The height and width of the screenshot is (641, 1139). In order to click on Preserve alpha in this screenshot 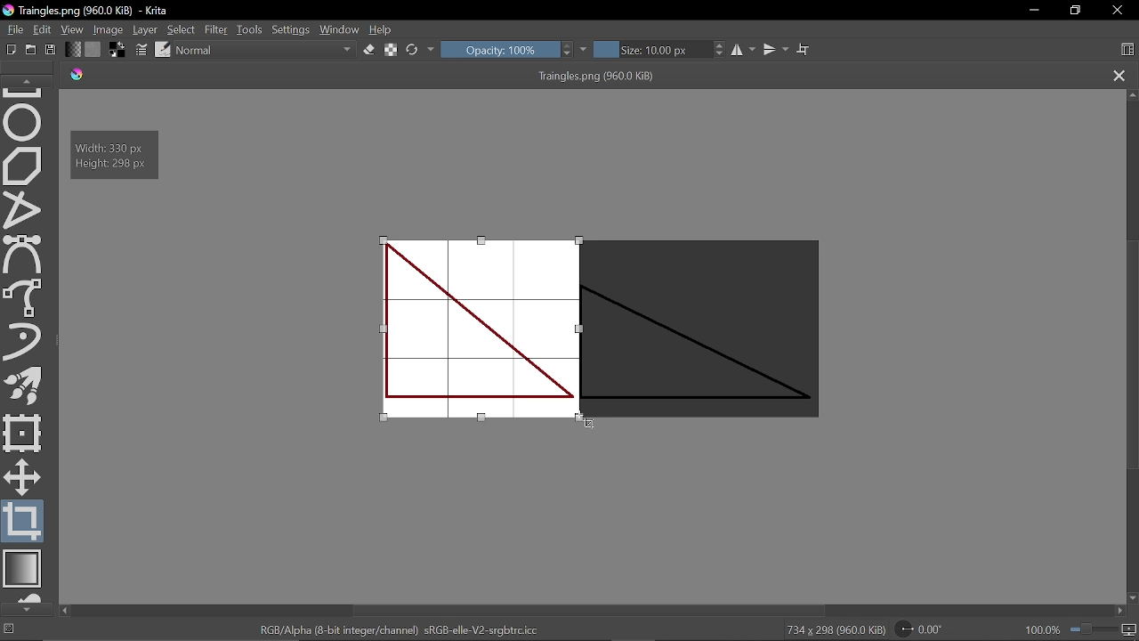, I will do `click(391, 51)`.